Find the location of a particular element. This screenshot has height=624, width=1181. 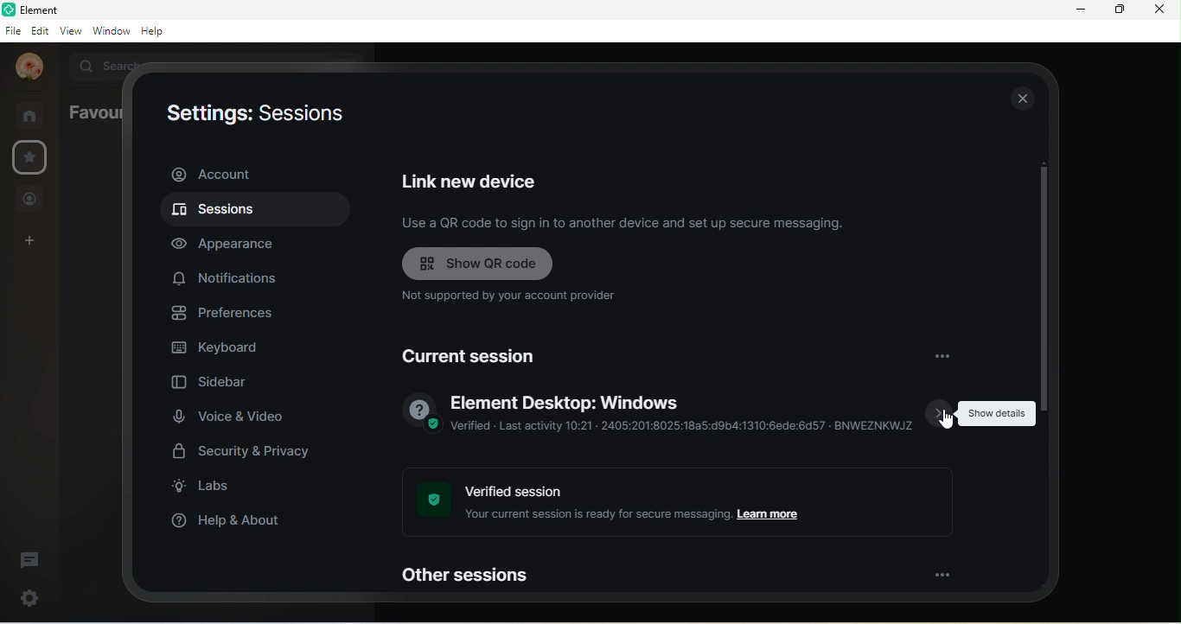

maximize is located at coordinates (1118, 9).